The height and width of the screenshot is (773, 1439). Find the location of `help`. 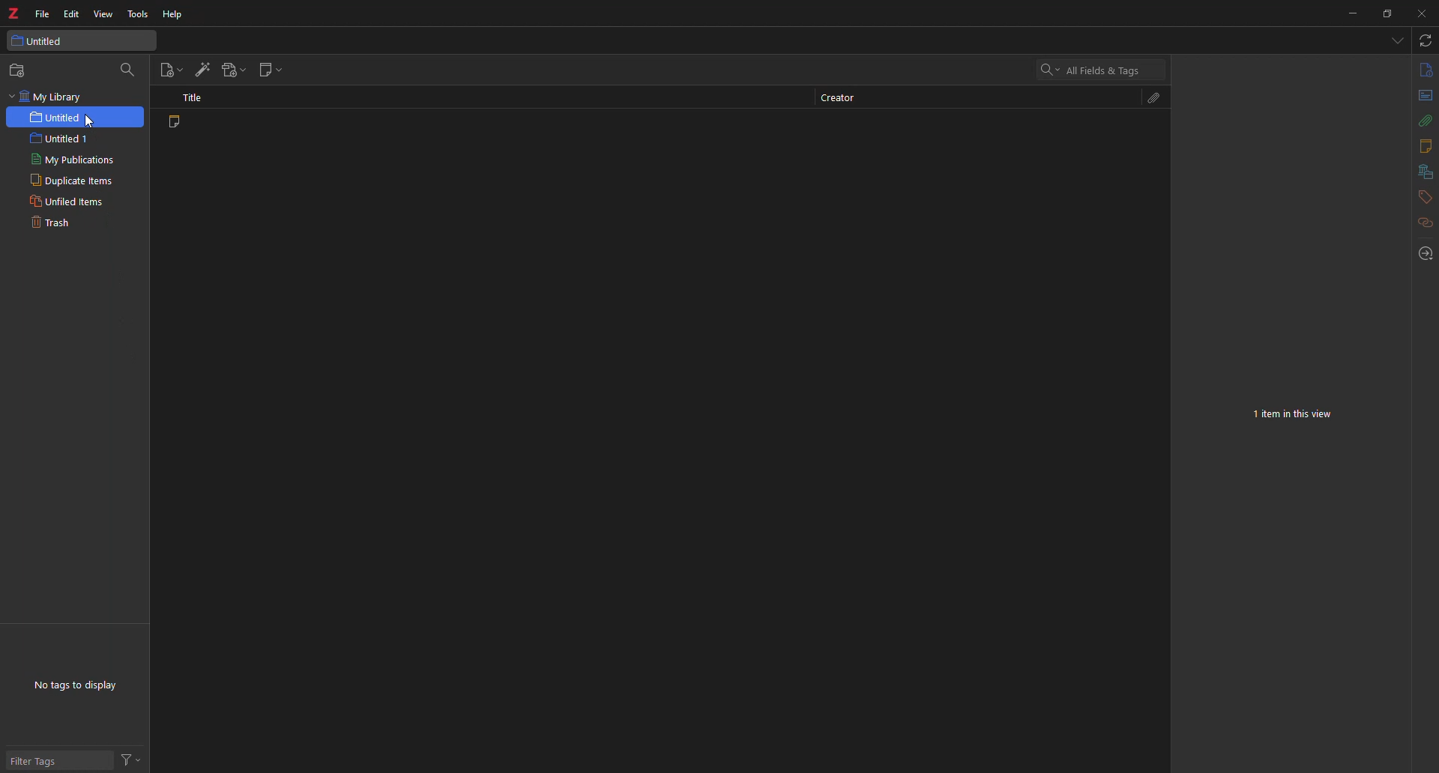

help is located at coordinates (174, 15).